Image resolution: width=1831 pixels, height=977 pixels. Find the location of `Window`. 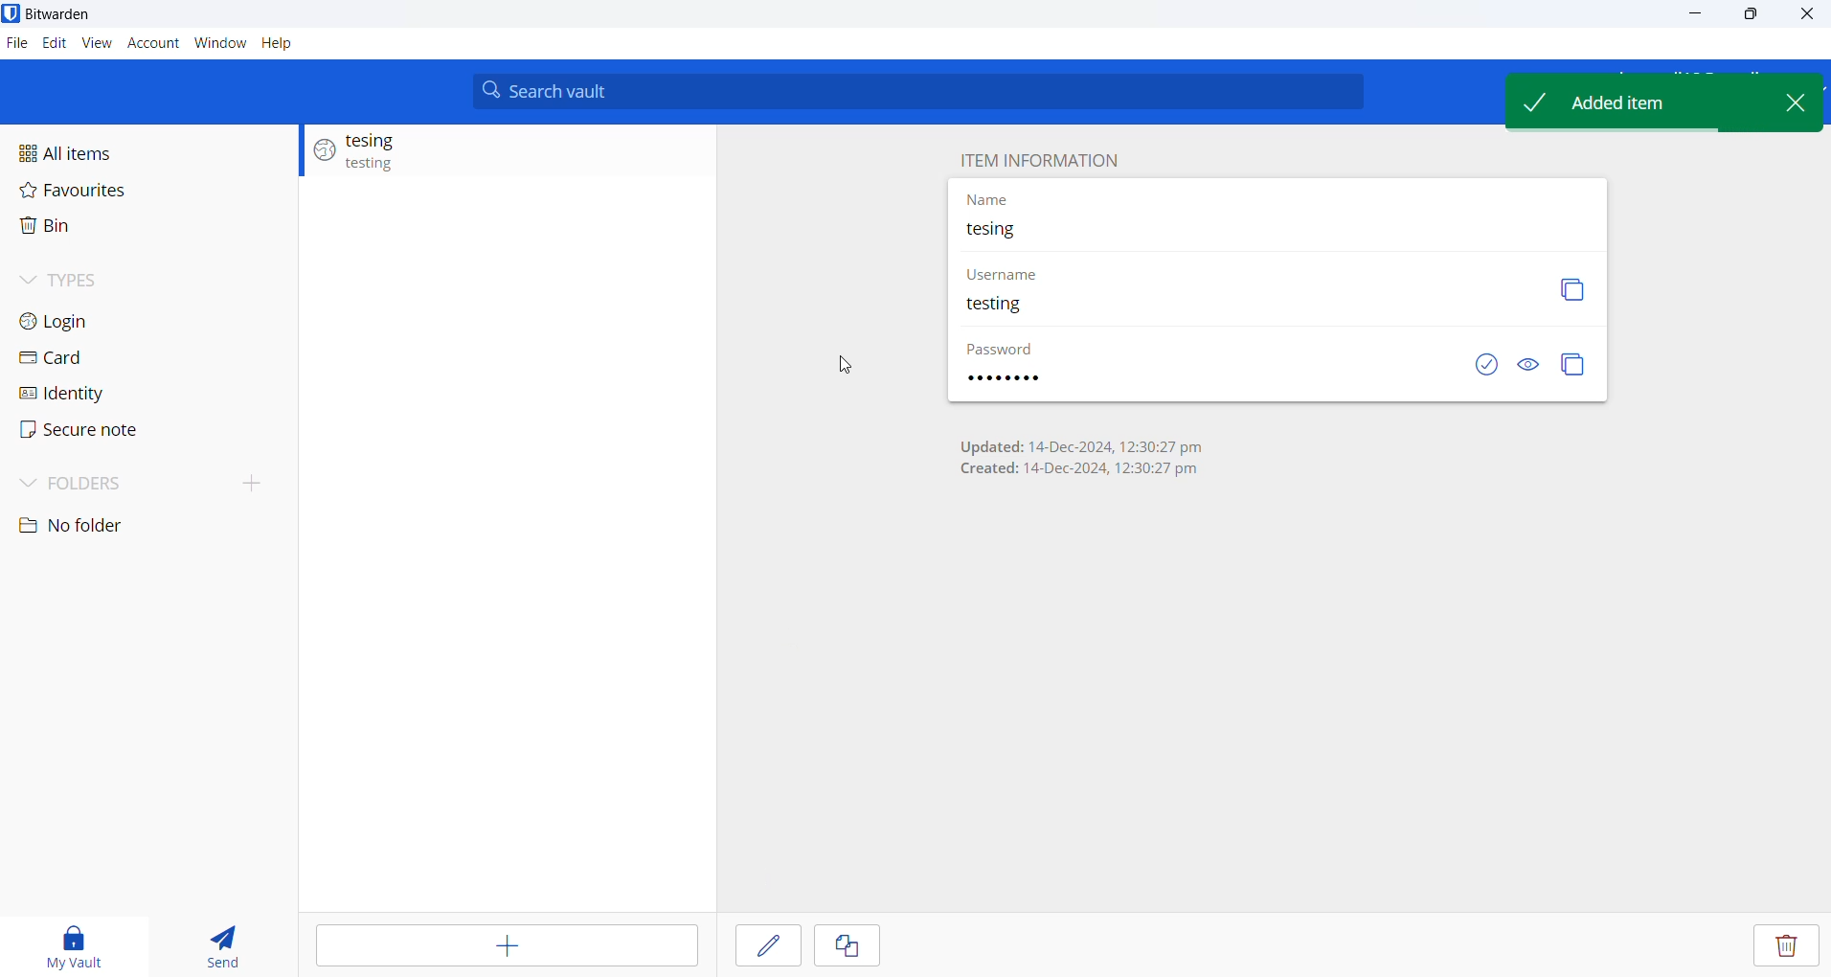

Window is located at coordinates (220, 47).